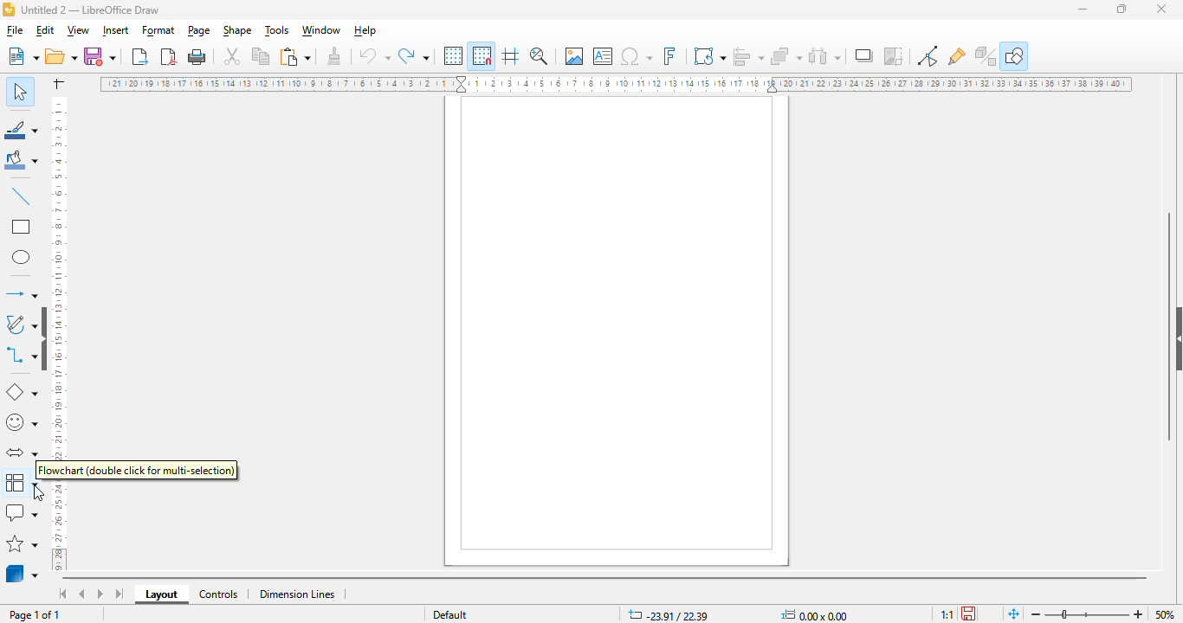 This screenshot has width=1183, height=623. What do you see at coordinates (22, 356) in the screenshot?
I see `connectors` at bounding box center [22, 356].